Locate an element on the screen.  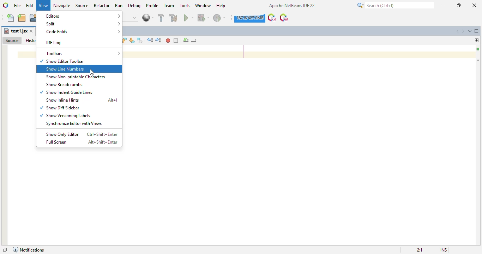
scroll documents left is located at coordinates (457, 31).